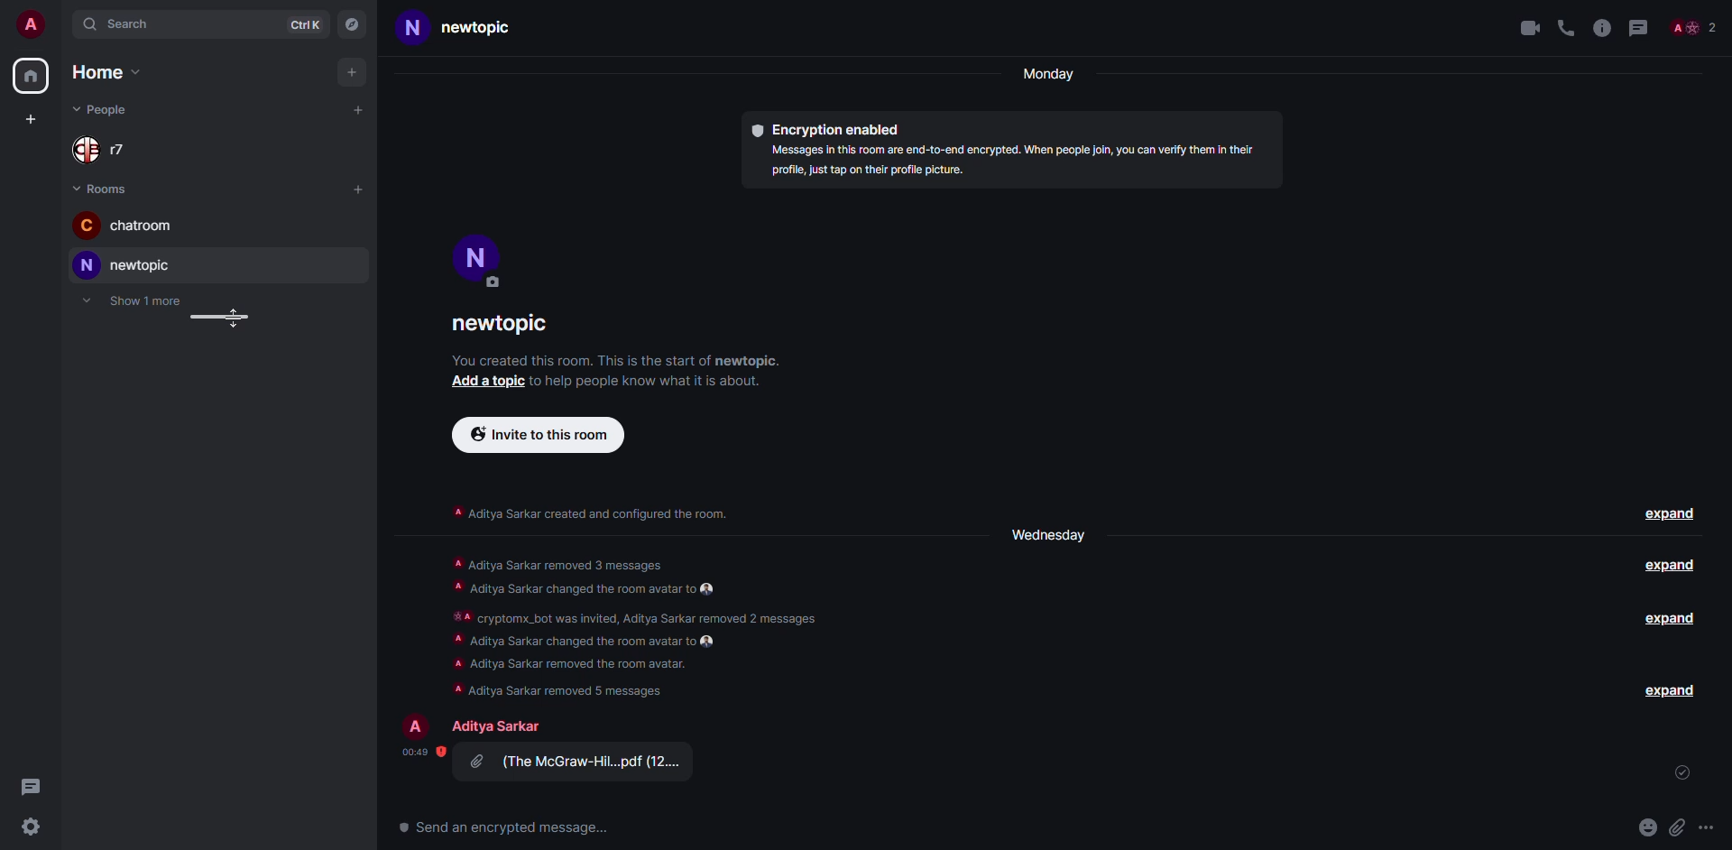 Image resolution: width=1732 pixels, height=850 pixels. What do you see at coordinates (509, 829) in the screenshot?
I see `send an encrypted message` at bounding box center [509, 829].